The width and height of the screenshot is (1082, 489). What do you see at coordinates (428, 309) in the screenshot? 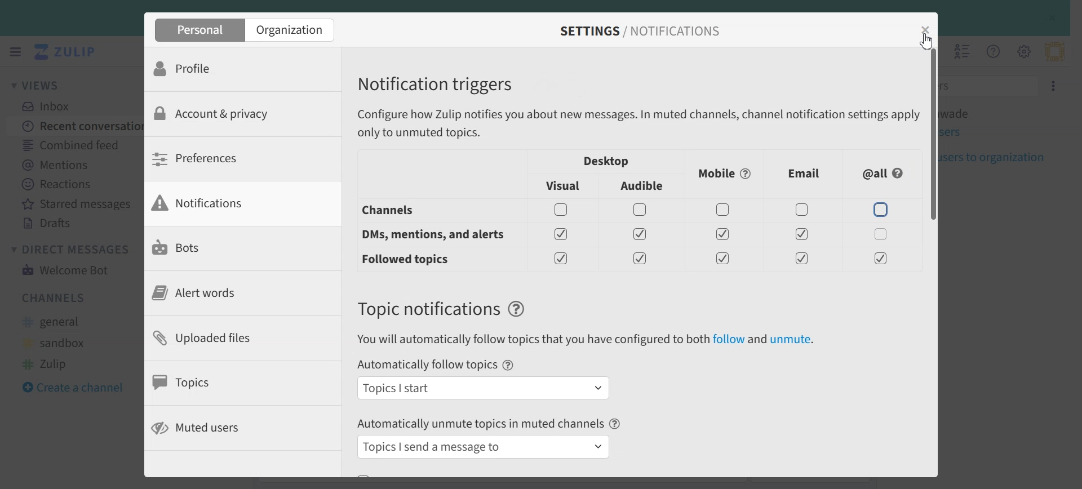
I see `Text` at bounding box center [428, 309].